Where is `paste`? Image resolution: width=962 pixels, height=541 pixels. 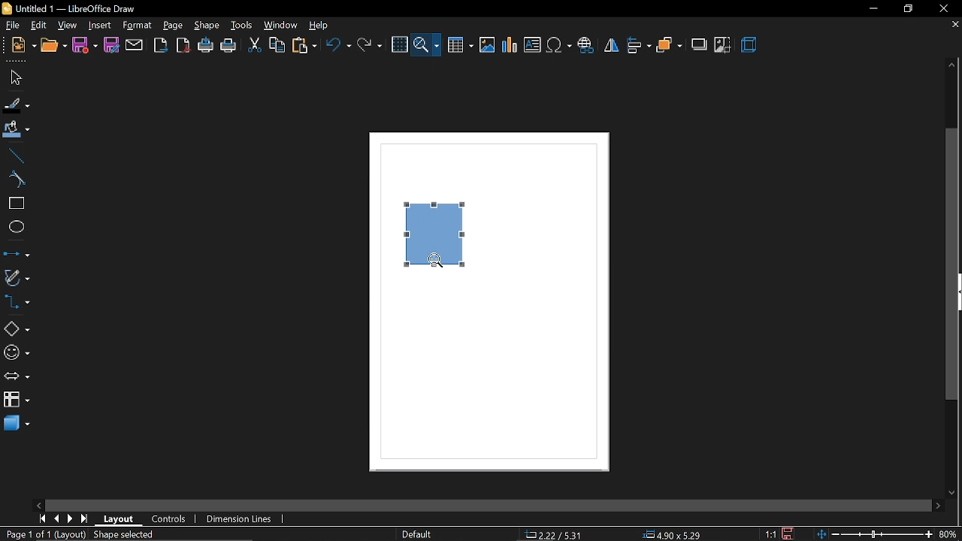 paste is located at coordinates (304, 46).